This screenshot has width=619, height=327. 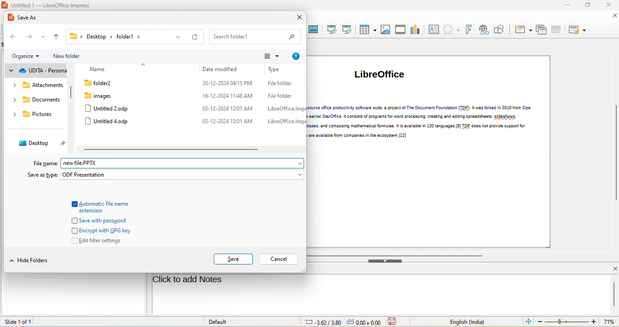 I want to click on font work text, so click(x=468, y=29).